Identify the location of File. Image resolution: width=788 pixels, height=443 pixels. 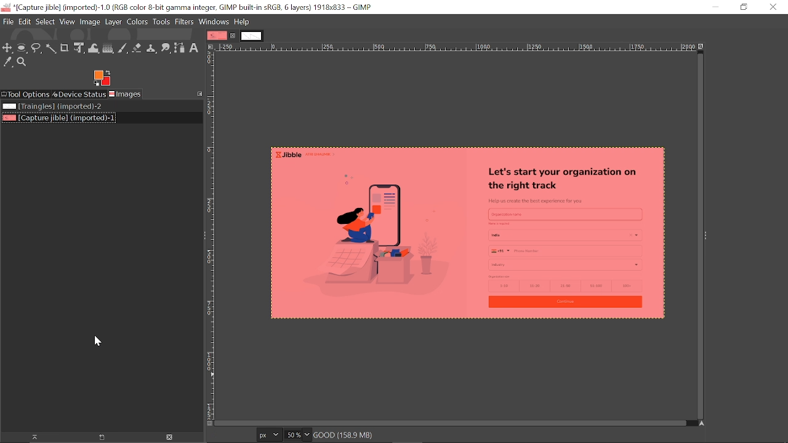
(7, 21).